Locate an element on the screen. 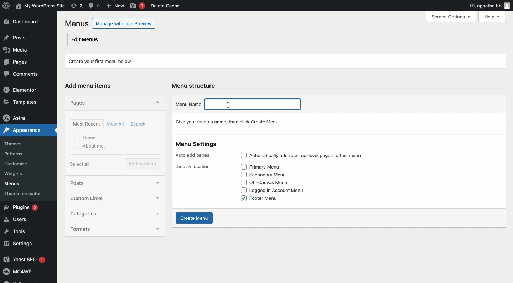  Menu structure is located at coordinates (195, 85).